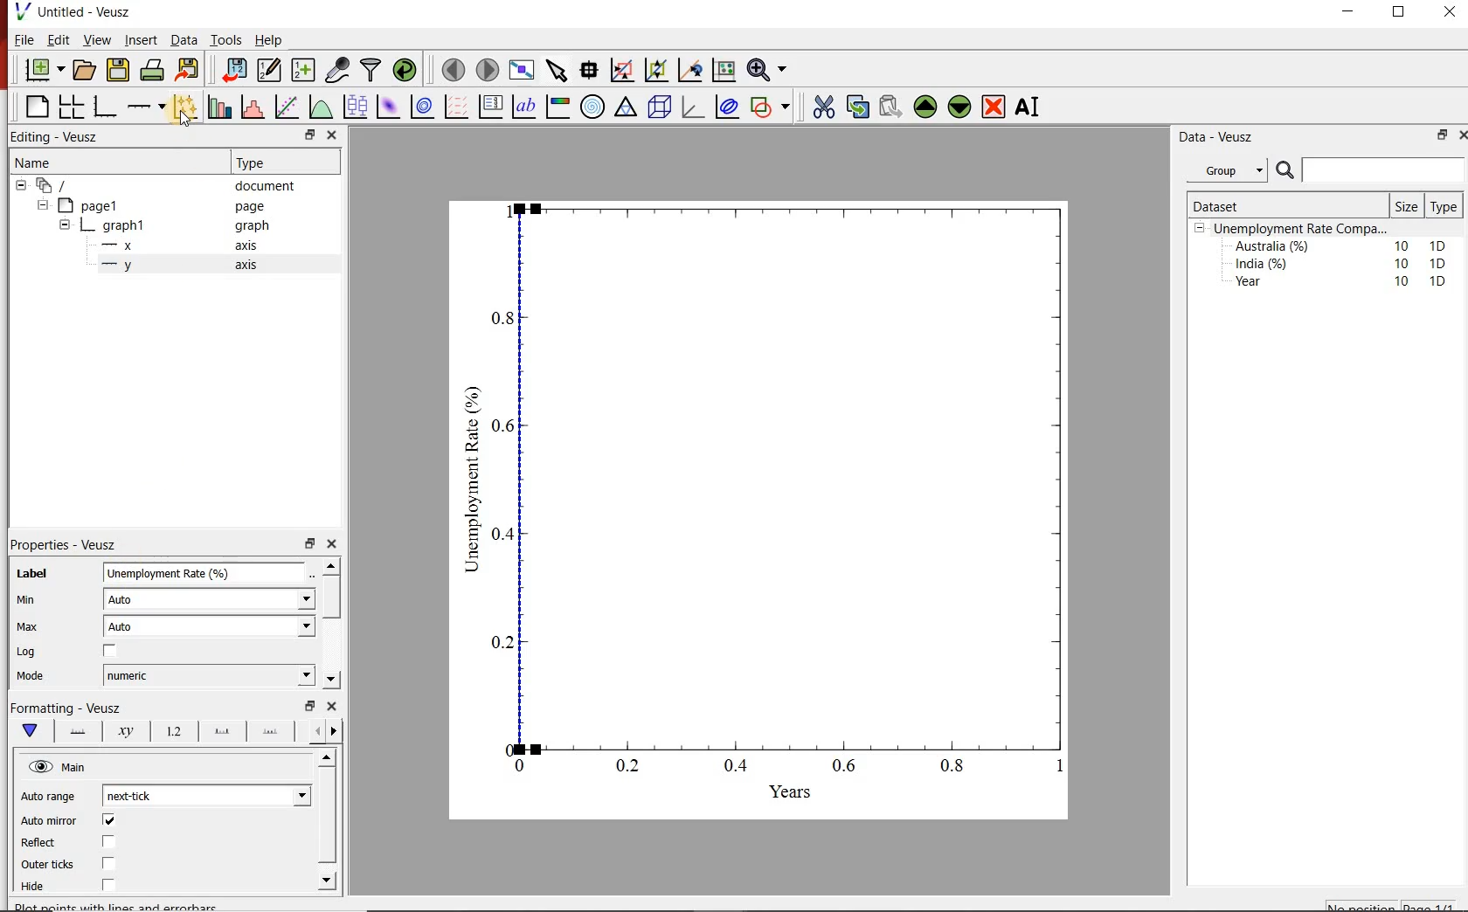  Describe the element at coordinates (333, 135) in the screenshot. I see `close` at that location.